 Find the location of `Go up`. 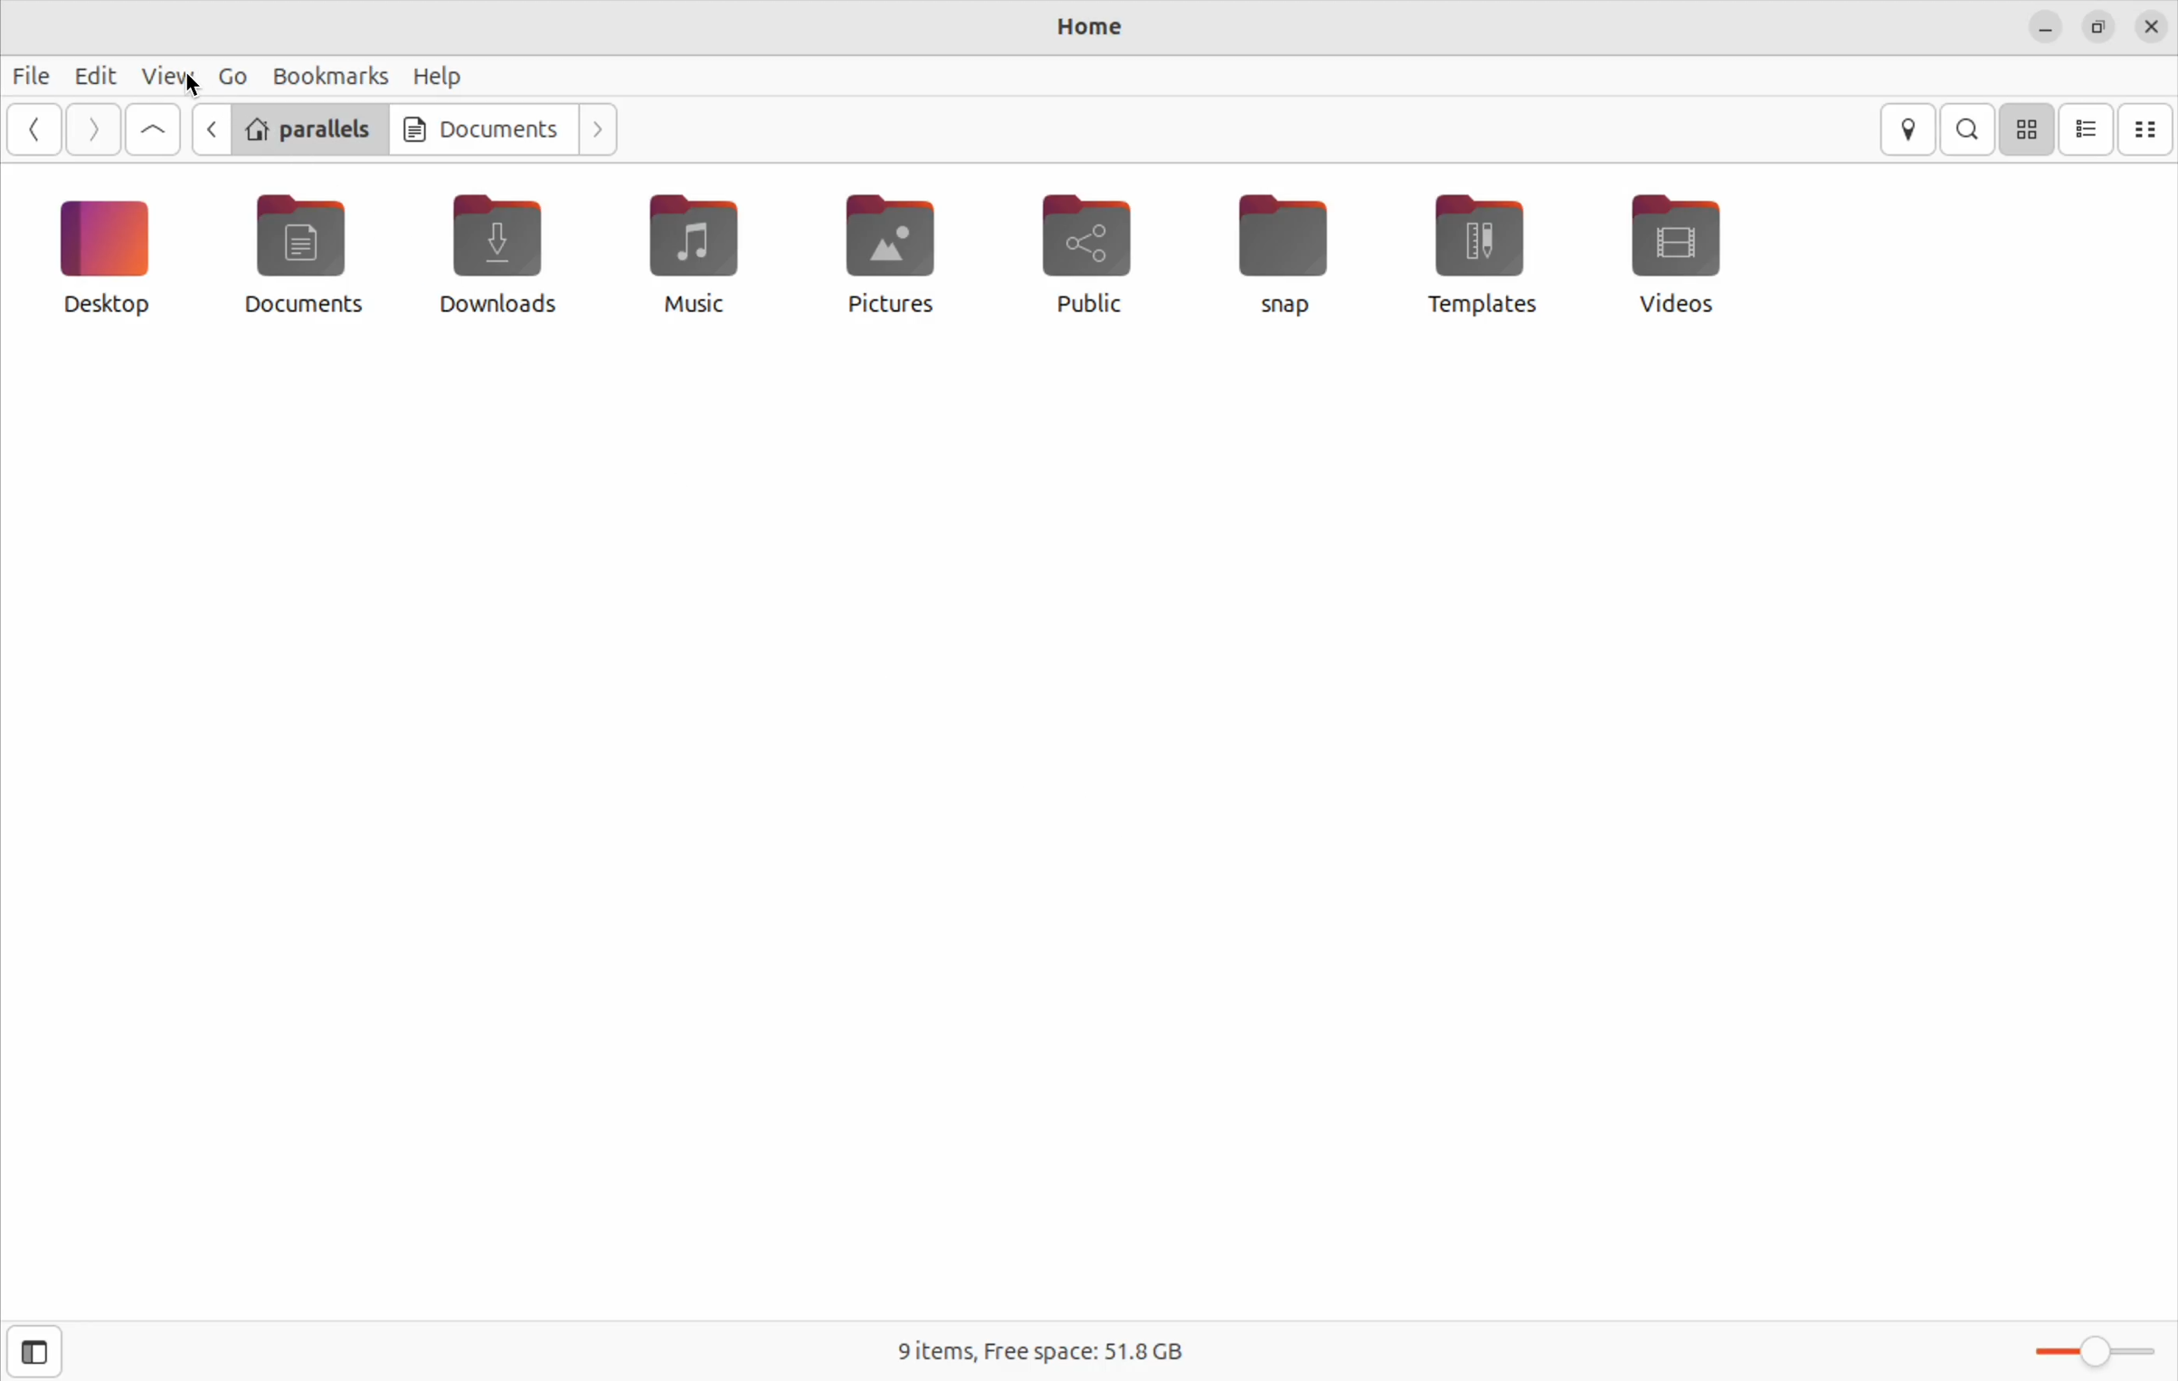

Go up is located at coordinates (152, 130).